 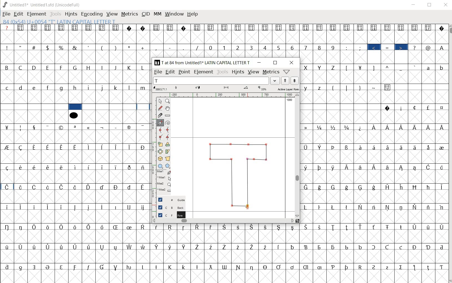 I want to click on Mouse wheel button + Ctrl, so click(x=164, y=190).